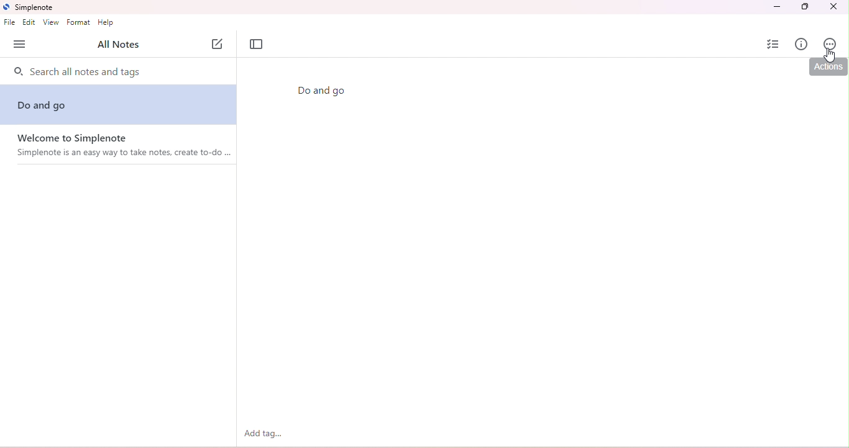 This screenshot has height=448, width=849. I want to click on help, so click(107, 24).